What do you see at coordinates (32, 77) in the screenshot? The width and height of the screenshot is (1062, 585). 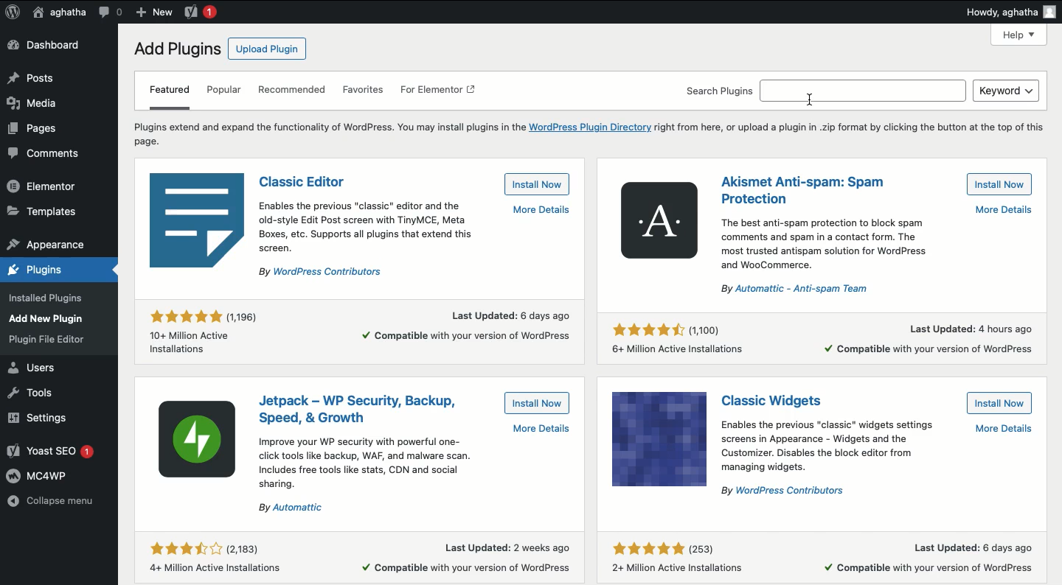 I see `Posts` at bounding box center [32, 77].